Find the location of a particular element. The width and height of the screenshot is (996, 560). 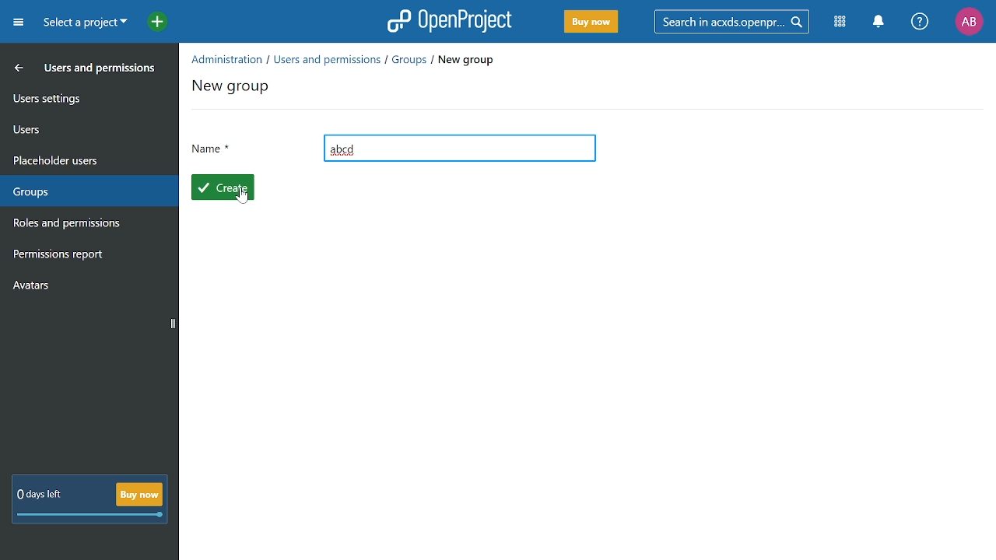

Subscription information is located at coordinates (37, 495).